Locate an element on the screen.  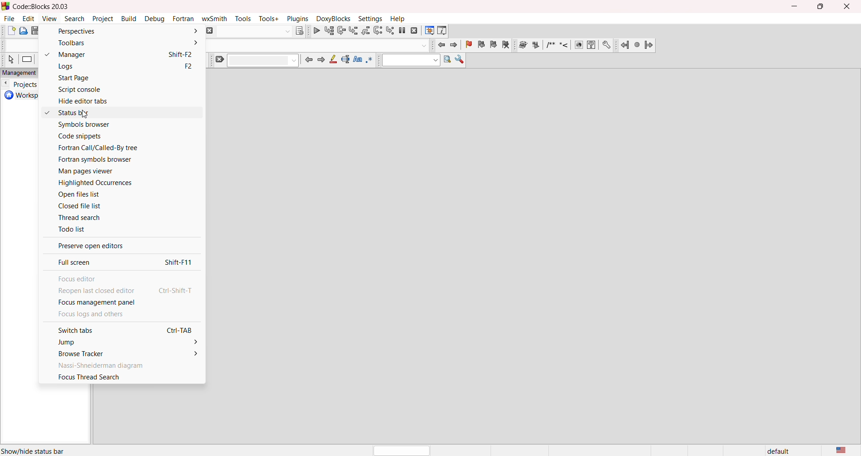
focus editor is located at coordinates (118, 276).